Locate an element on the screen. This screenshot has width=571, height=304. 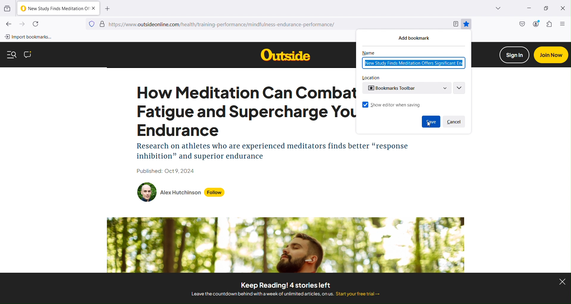
Open application menu is located at coordinates (563, 24).